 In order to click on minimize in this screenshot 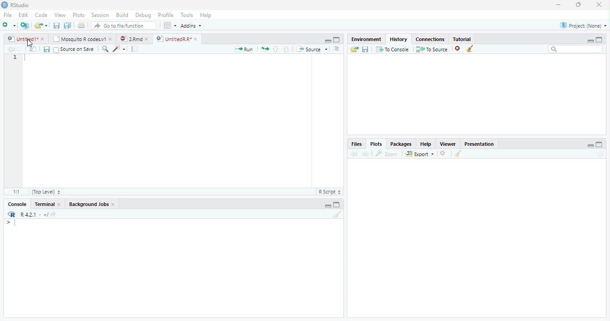, I will do `click(558, 5)`.